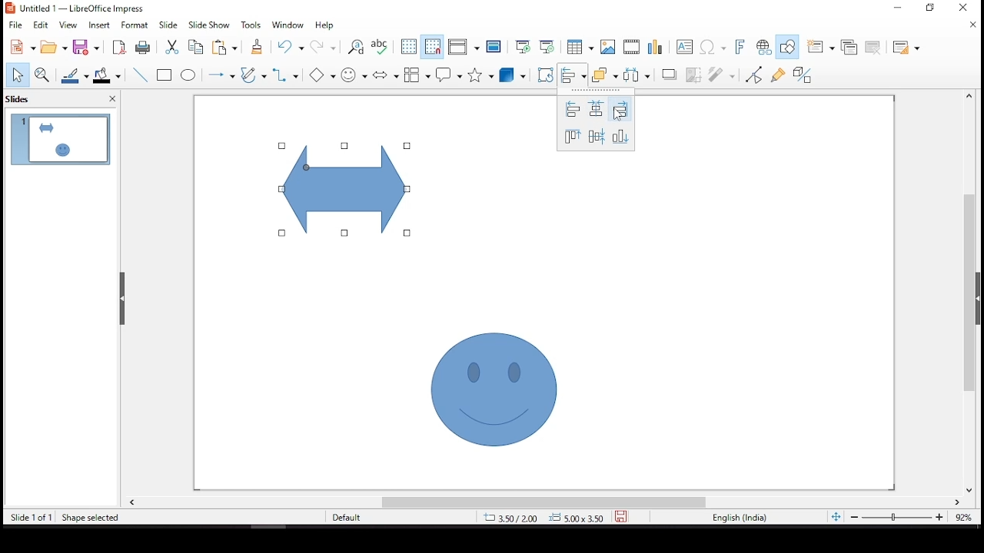 Image resolution: width=984 pixels, height=553 pixels. What do you see at coordinates (224, 75) in the screenshot?
I see `lines and arrows` at bounding box center [224, 75].